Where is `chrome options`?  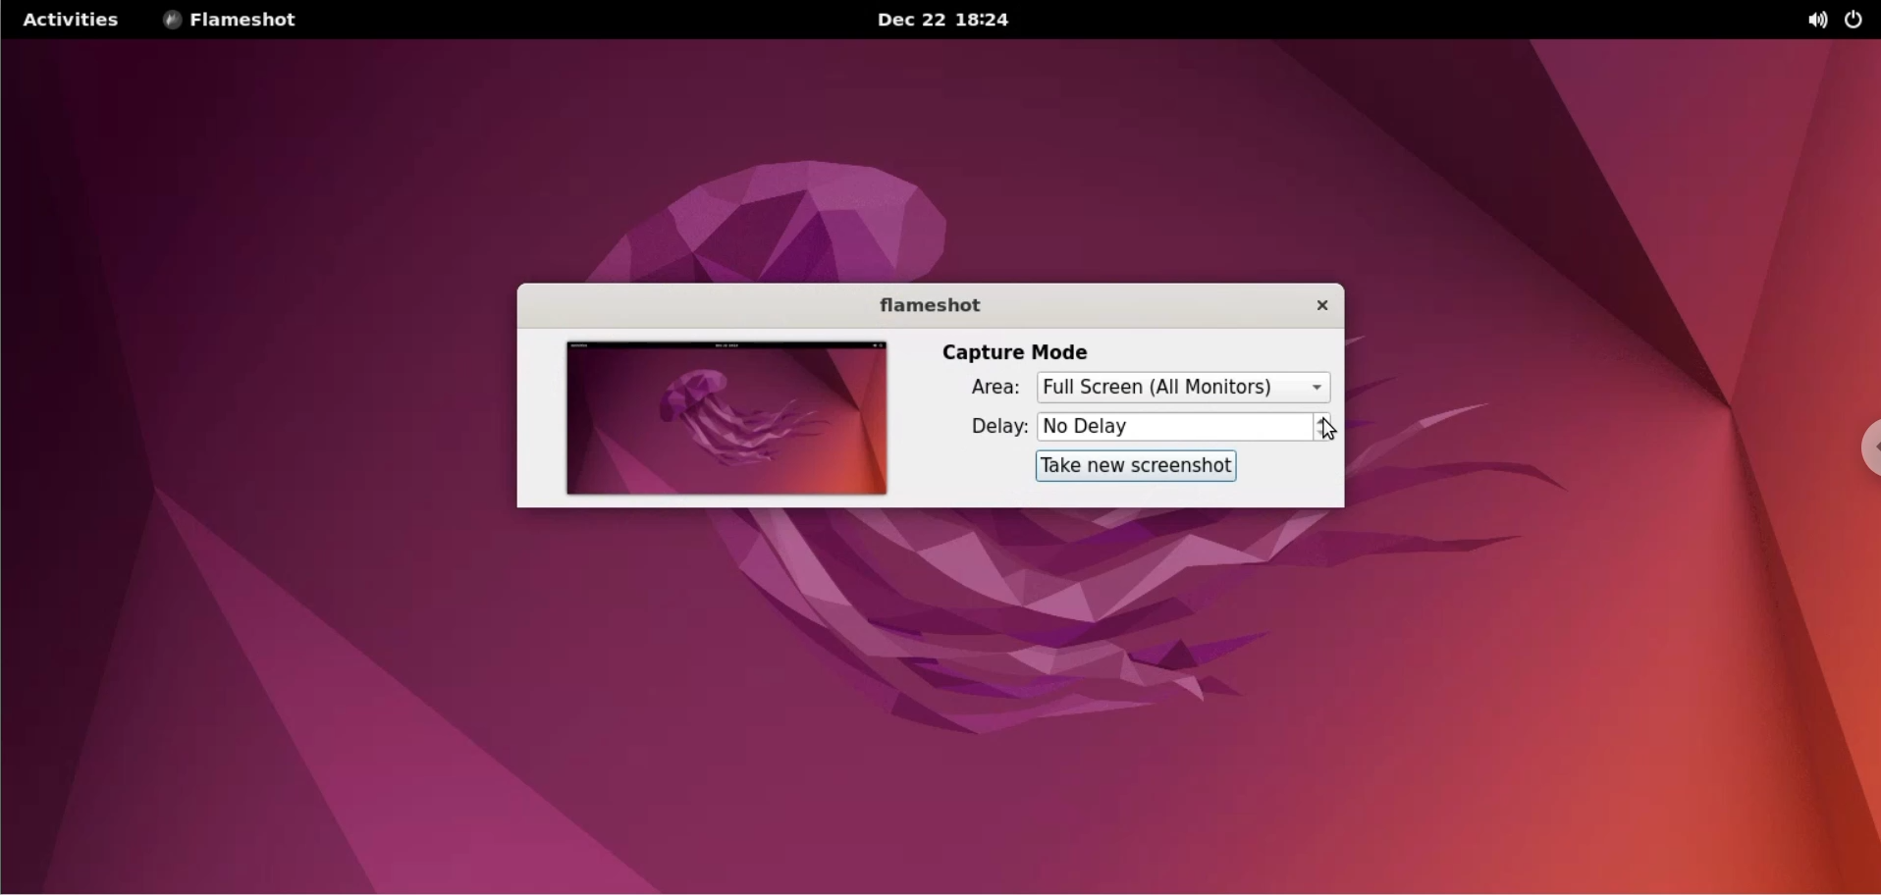
chrome options is located at coordinates (1856, 433).